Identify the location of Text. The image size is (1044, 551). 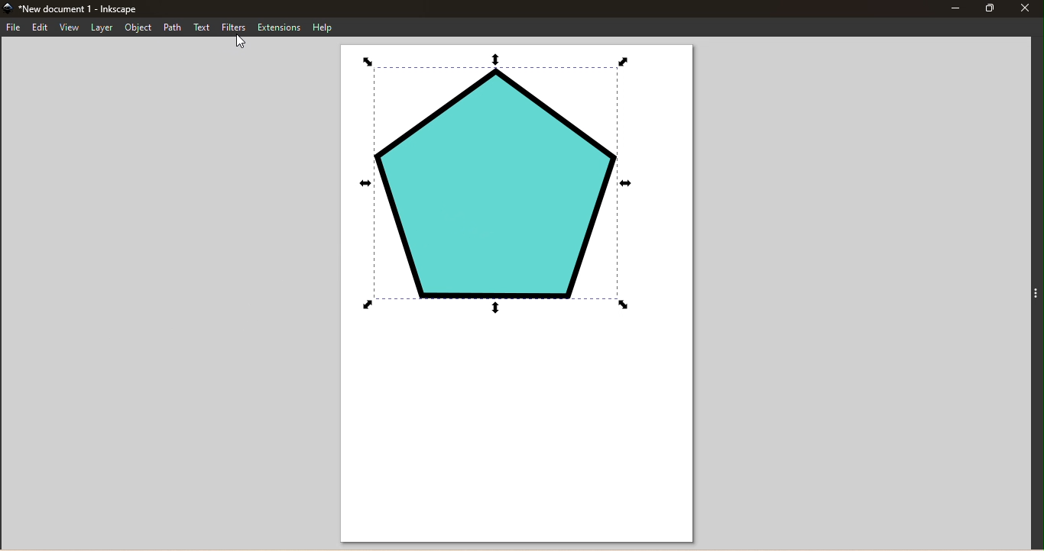
(203, 27).